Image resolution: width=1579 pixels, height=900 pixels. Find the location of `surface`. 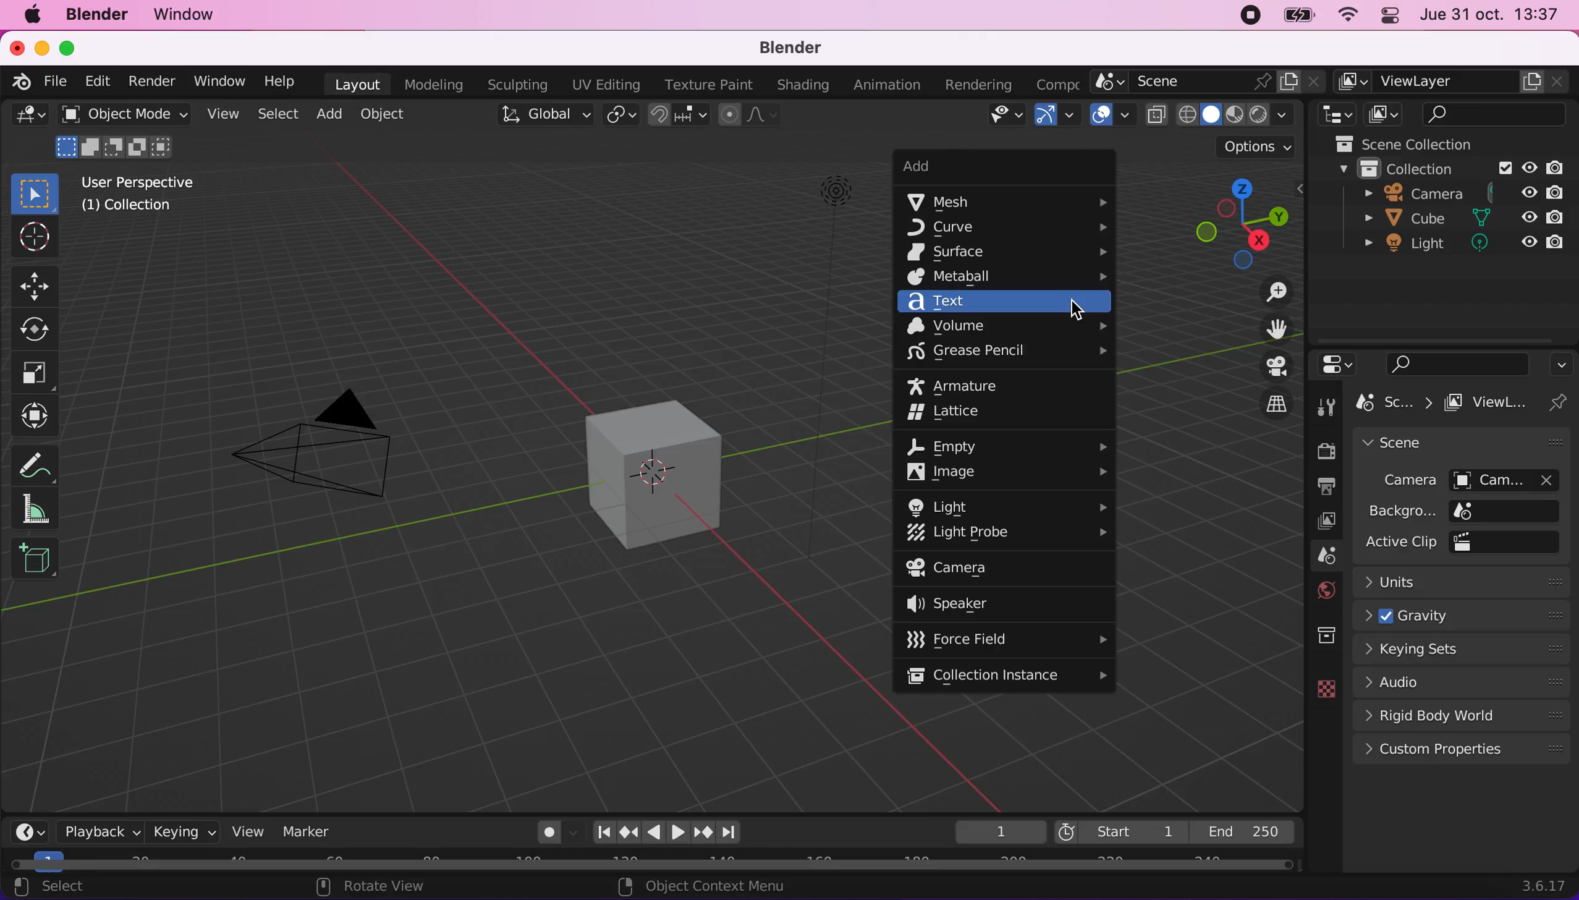

surface is located at coordinates (1007, 251).